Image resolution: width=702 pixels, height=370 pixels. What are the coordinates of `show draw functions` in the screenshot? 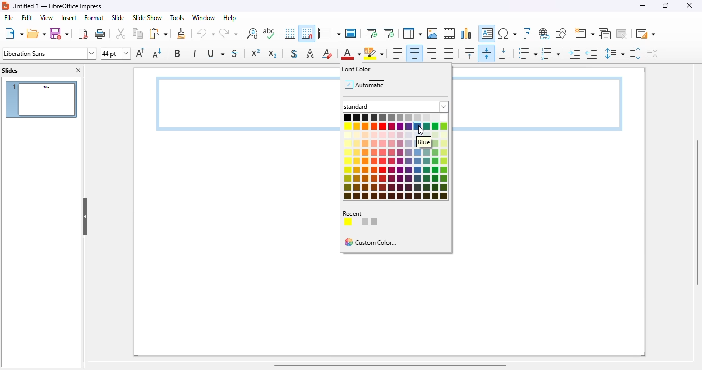 It's located at (561, 33).